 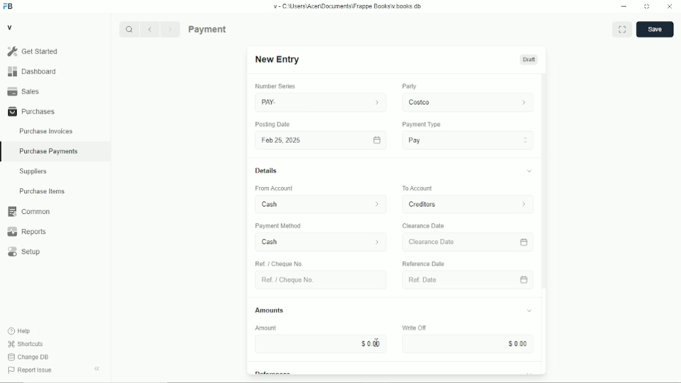 I want to click on Change dimension, so click(x=647, y=6).